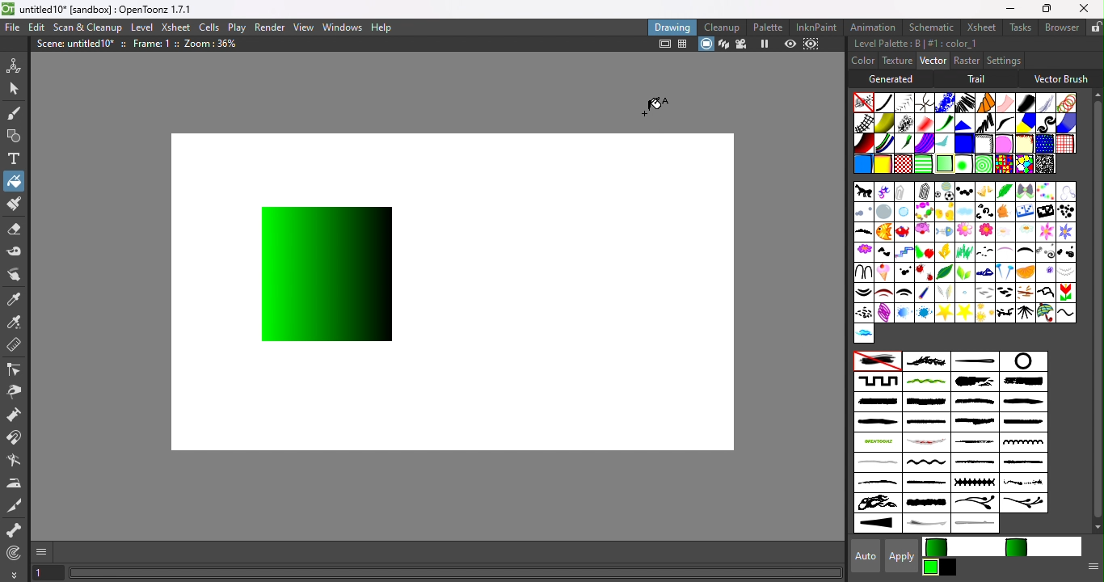 This screenshot has width=1104, height=582. Describe the element at coordinates (386, 26) in the screenshot. I see `Help` at that location.